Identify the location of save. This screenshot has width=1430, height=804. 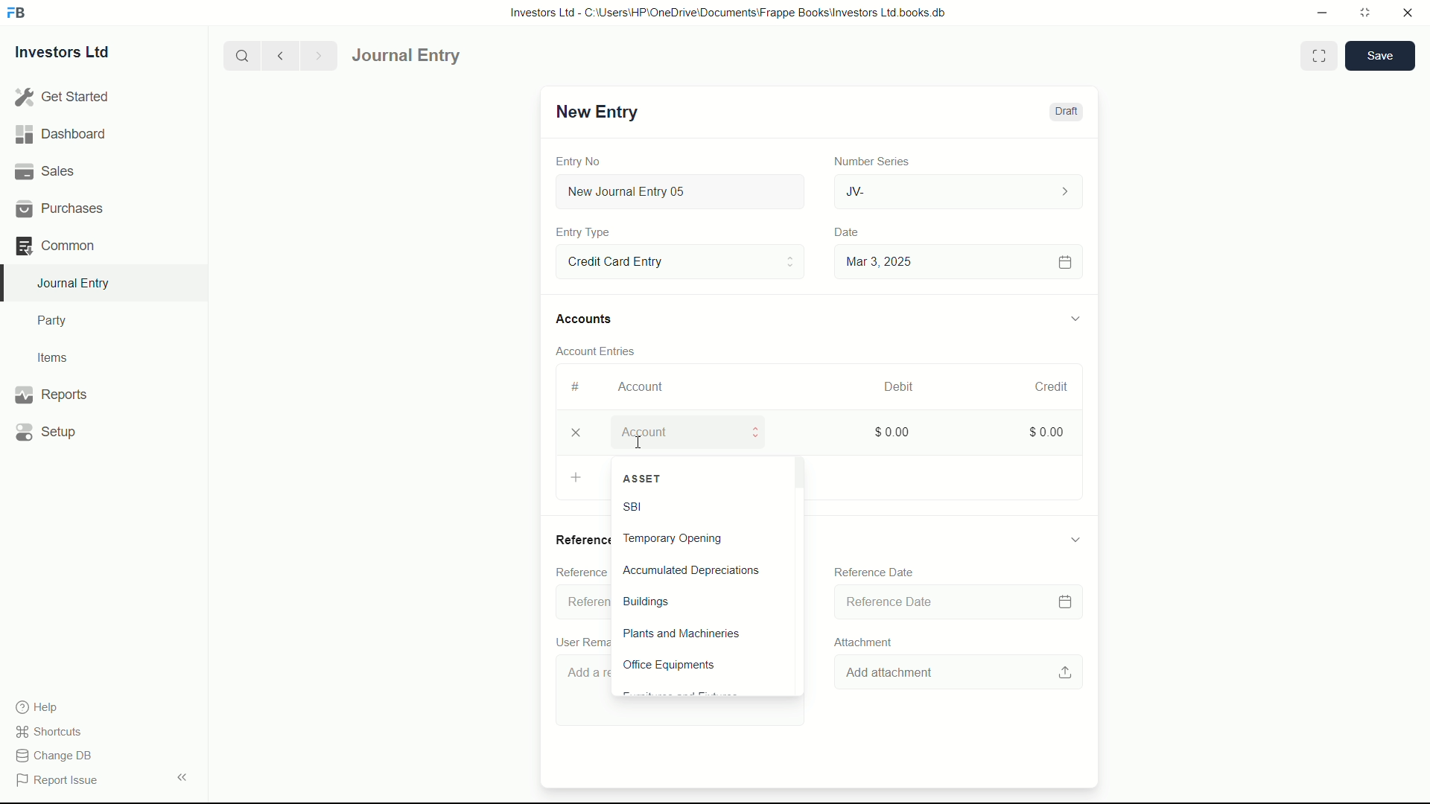
(1381, 56).